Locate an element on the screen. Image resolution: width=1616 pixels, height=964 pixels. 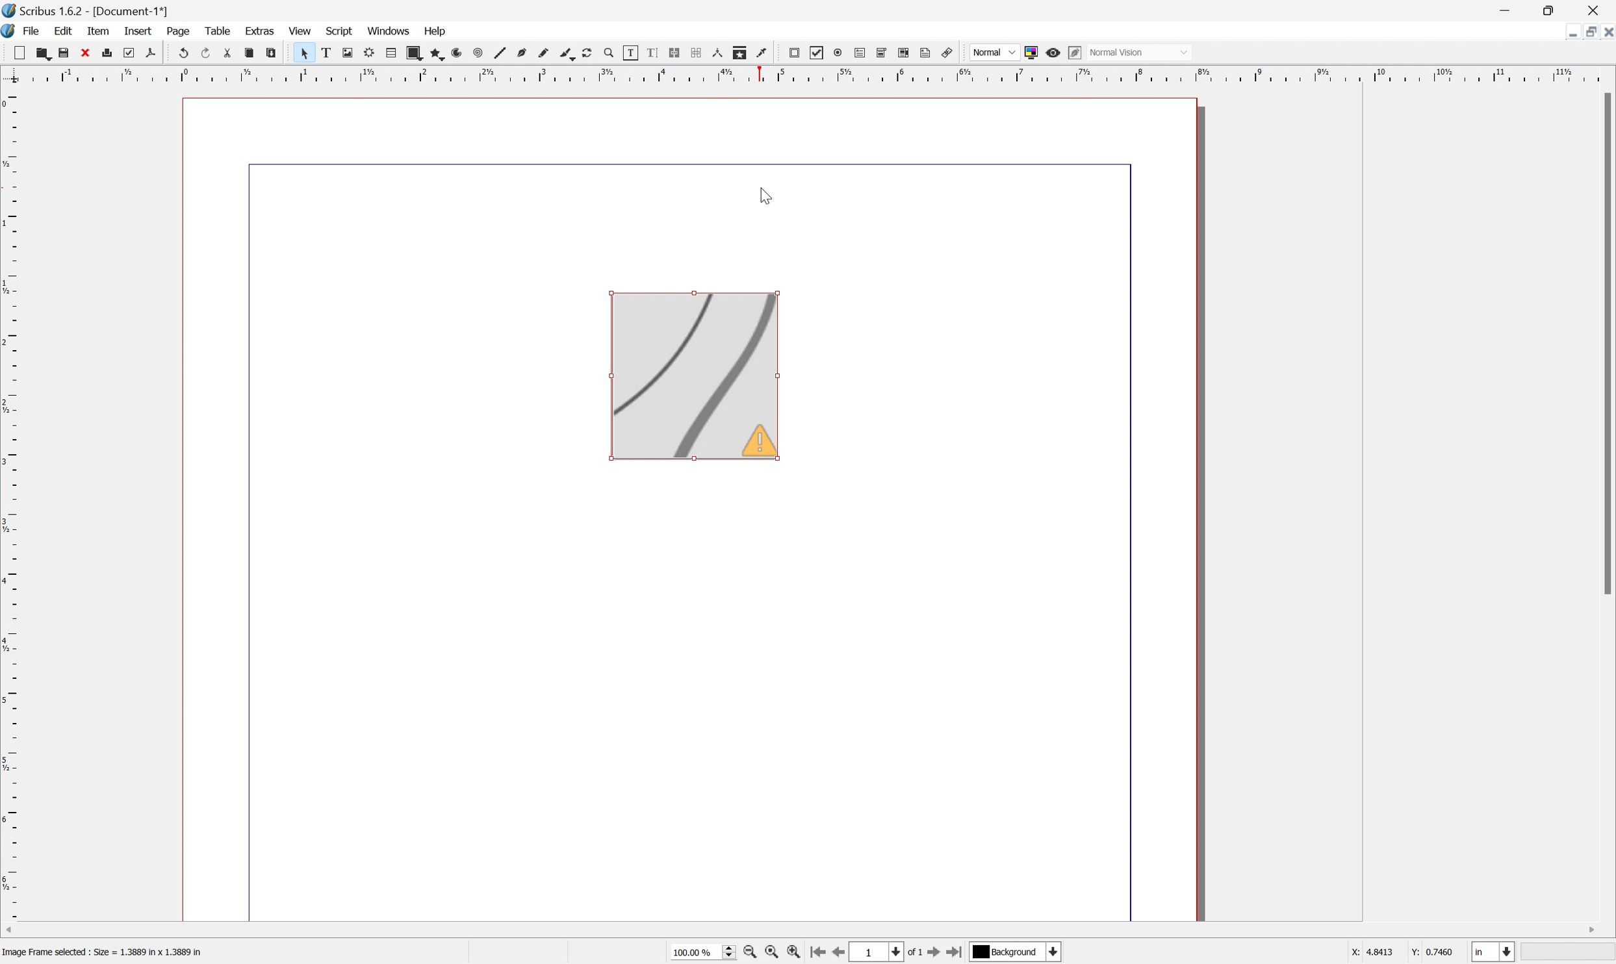
Edit text with story editor is located at coordinates (658, 53).